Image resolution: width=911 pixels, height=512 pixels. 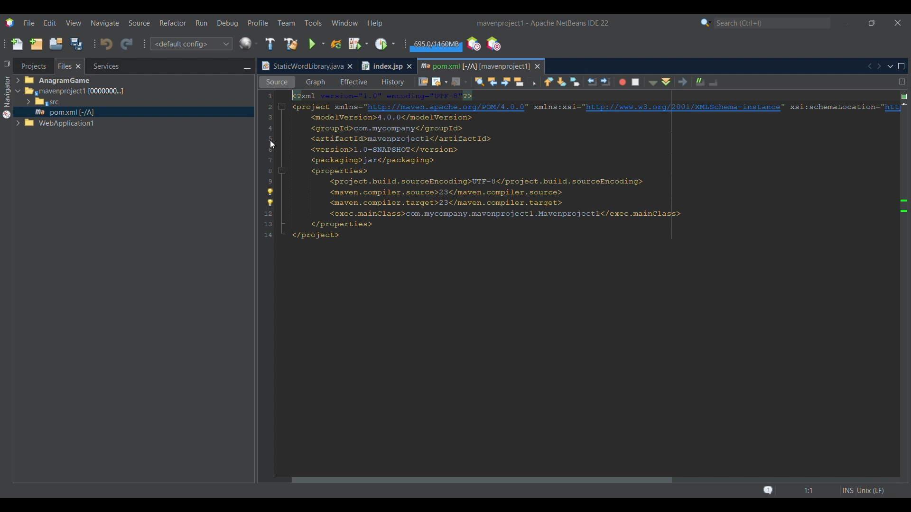 I want to click on Find previous occurrence, so click(x=493, y=82).